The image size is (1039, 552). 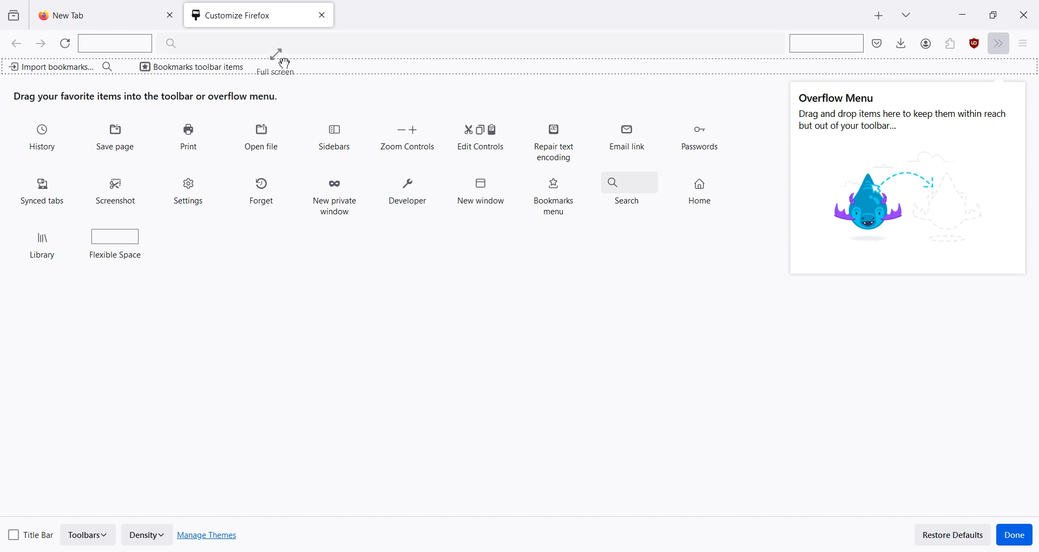 I want to click on View recent browsing, so click(x=14, y=16).